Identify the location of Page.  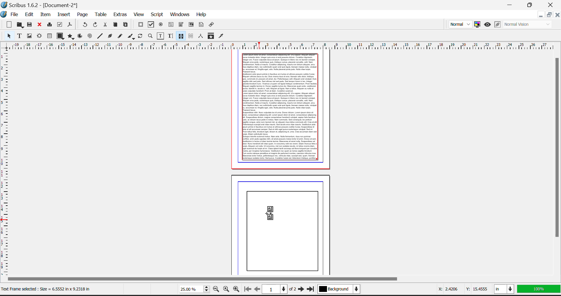
(82, 15).